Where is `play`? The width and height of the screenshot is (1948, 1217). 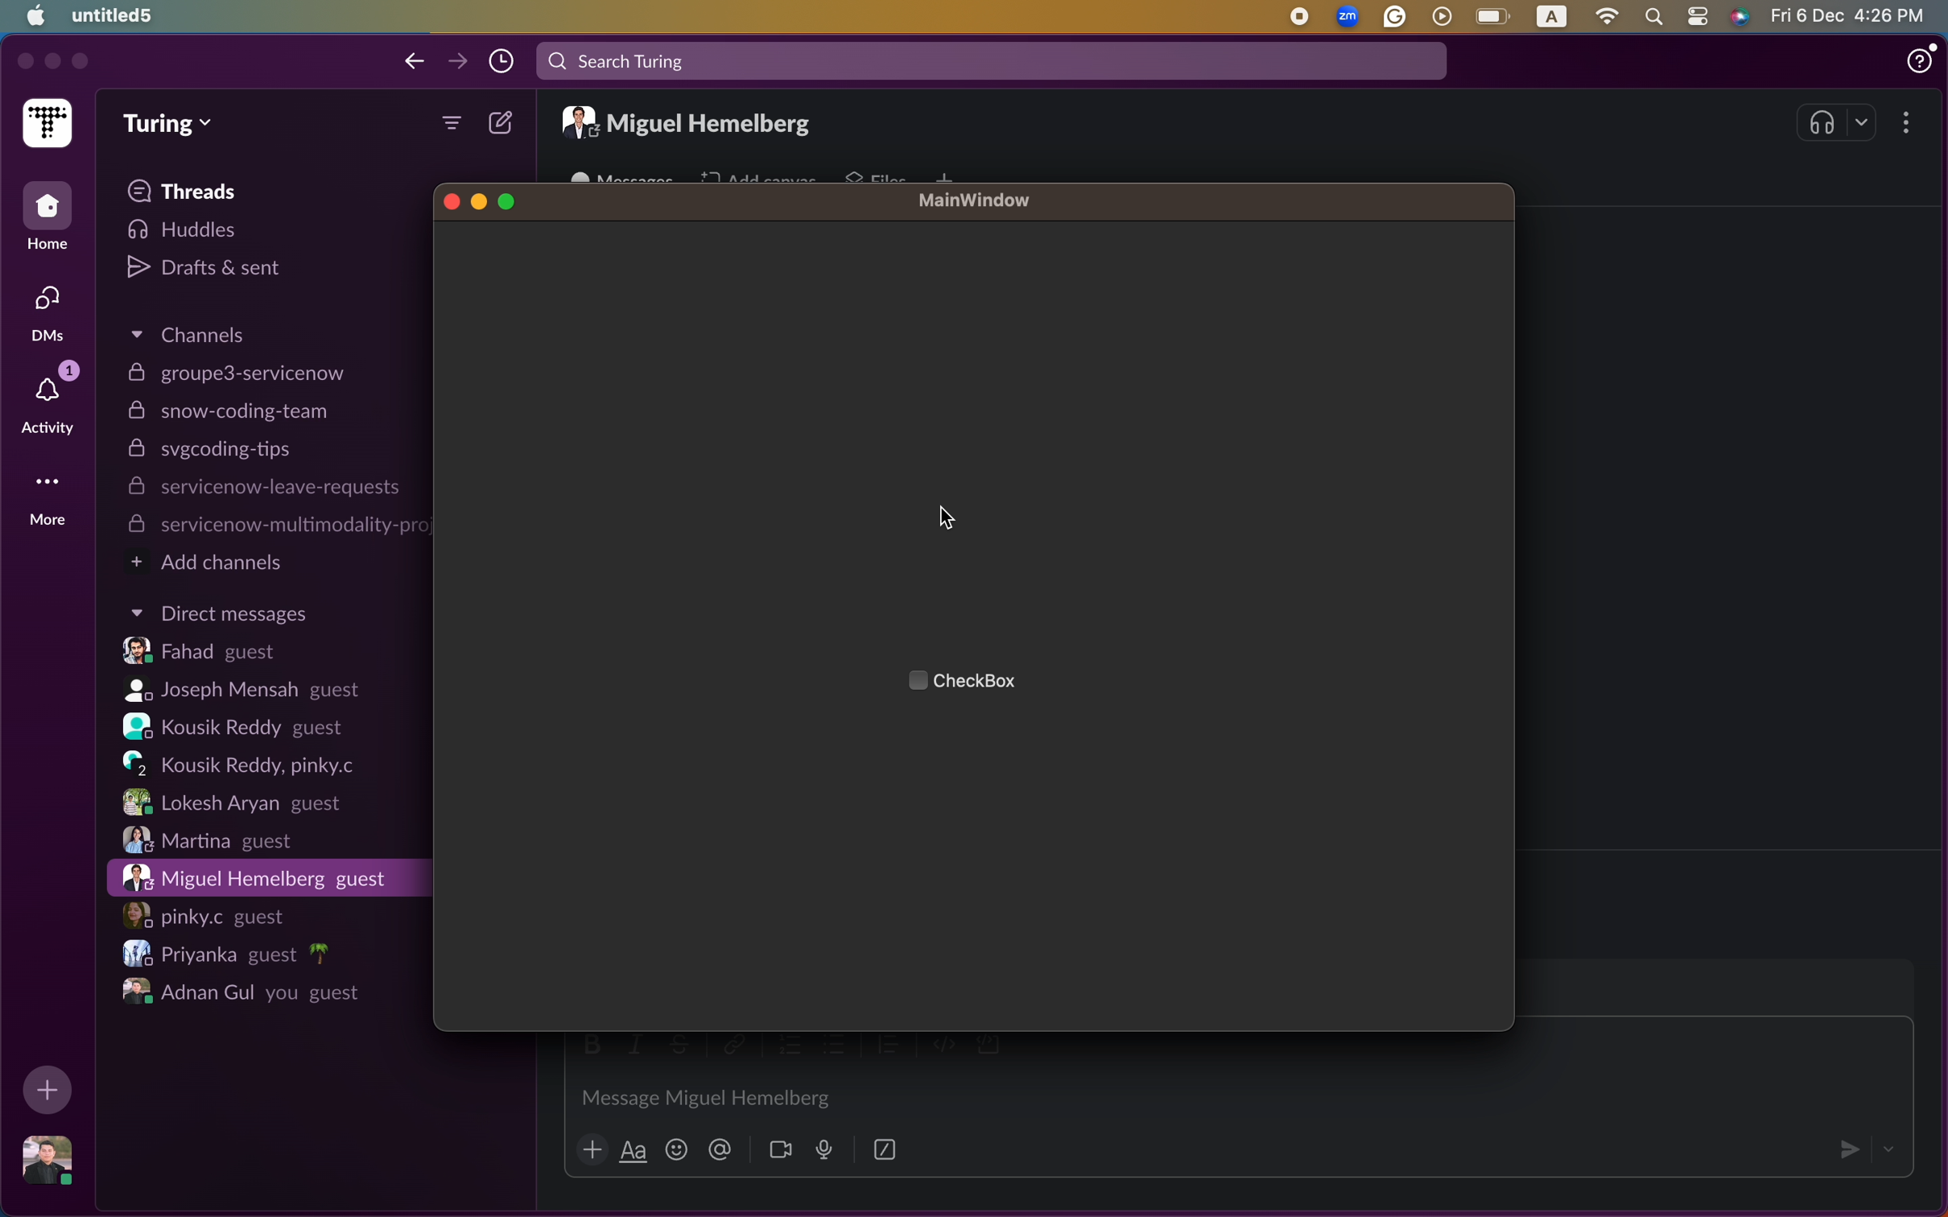
play is located at coordinates (1444, 15).